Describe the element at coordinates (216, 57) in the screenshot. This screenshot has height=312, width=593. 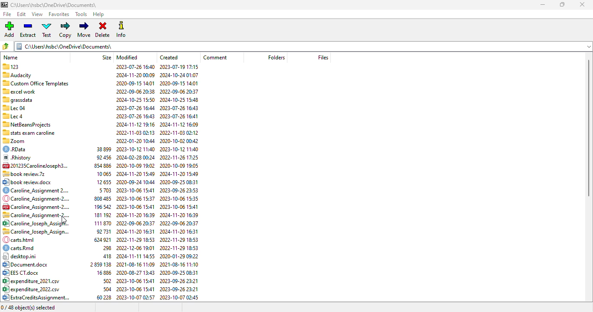
I see `comment` at that location.